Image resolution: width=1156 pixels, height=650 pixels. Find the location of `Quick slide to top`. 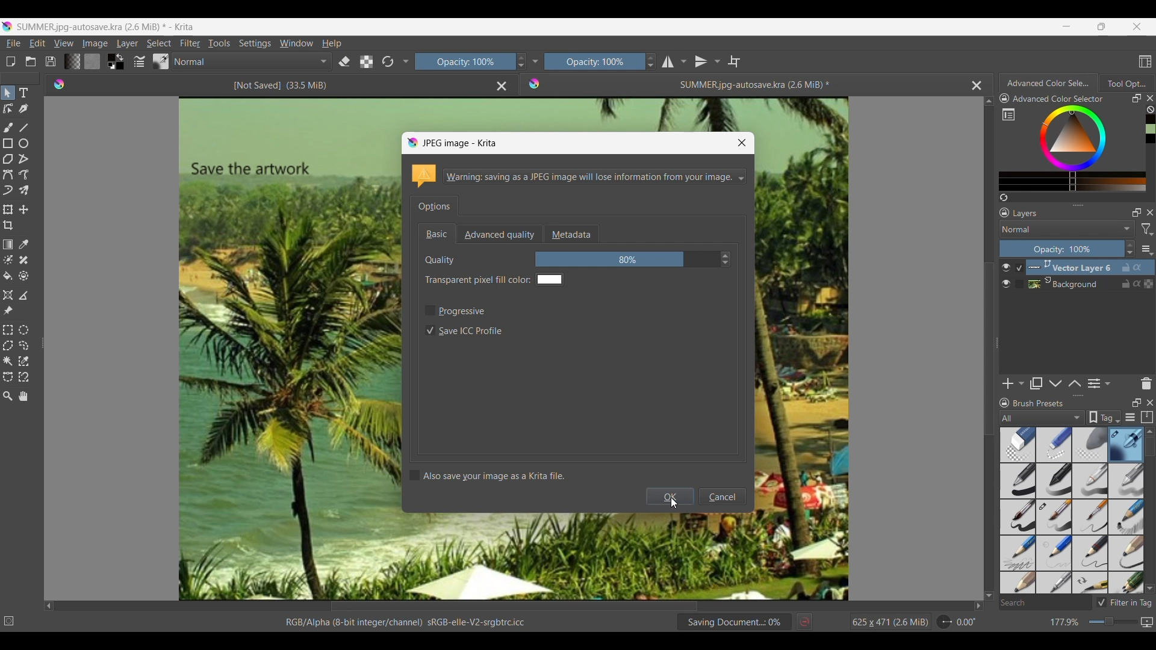

Quick slide to top is located at coordinates (989, 101).